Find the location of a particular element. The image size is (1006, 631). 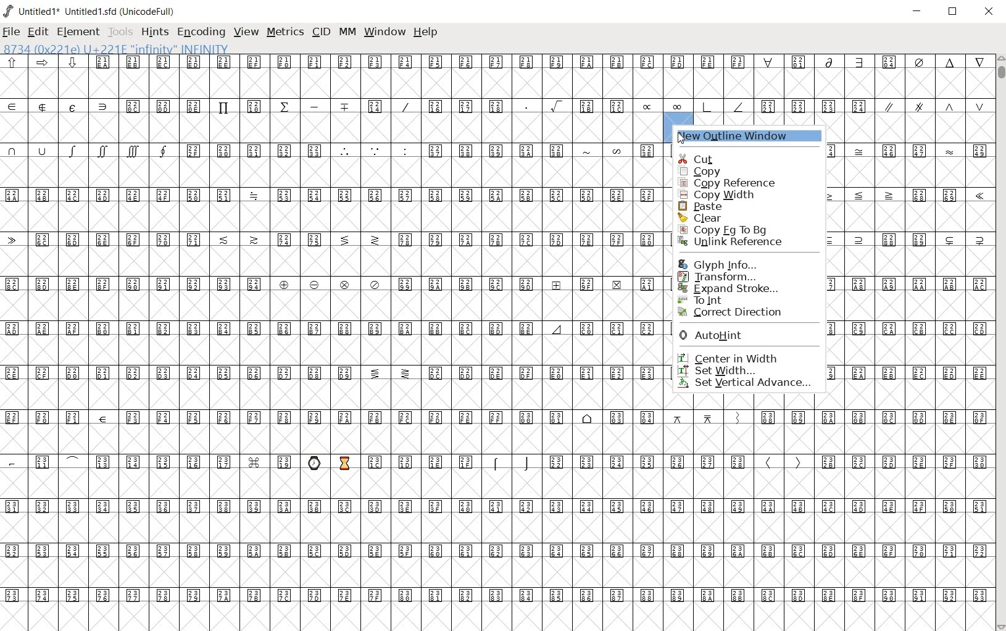

Unicode code points is located at coordinates (254, 150).